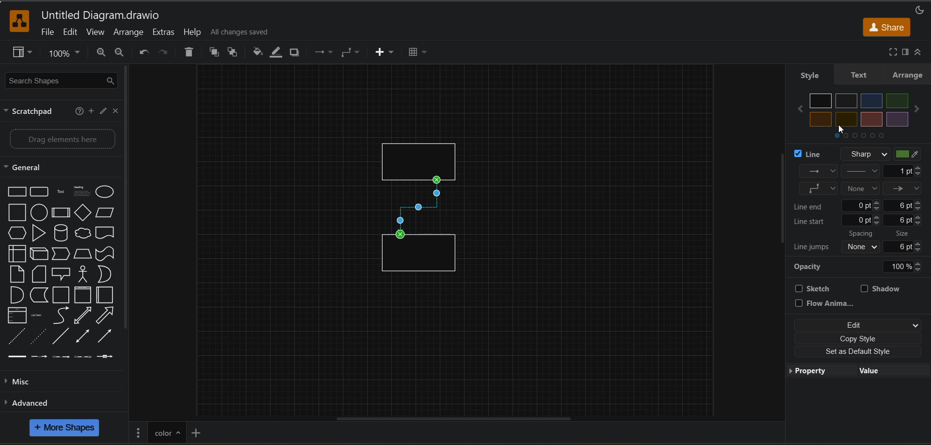 The width and height of the screenshot is (931, 445). Describe the element at coordinates (62, 191) in the screenshot. I see `Text` at that location.